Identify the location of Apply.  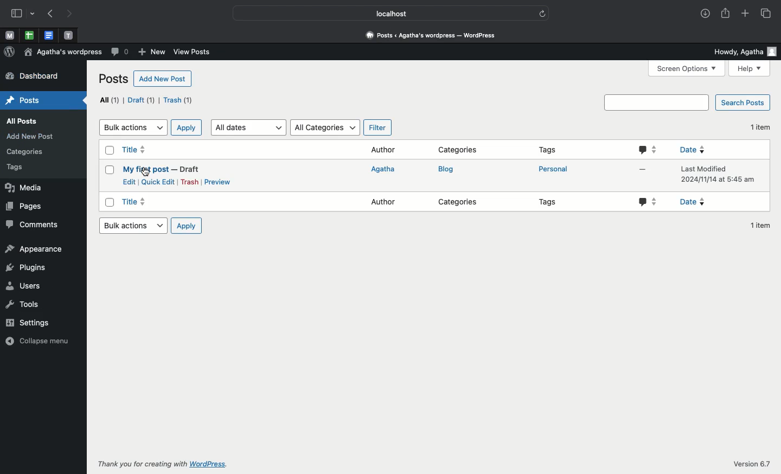
(186, 127).